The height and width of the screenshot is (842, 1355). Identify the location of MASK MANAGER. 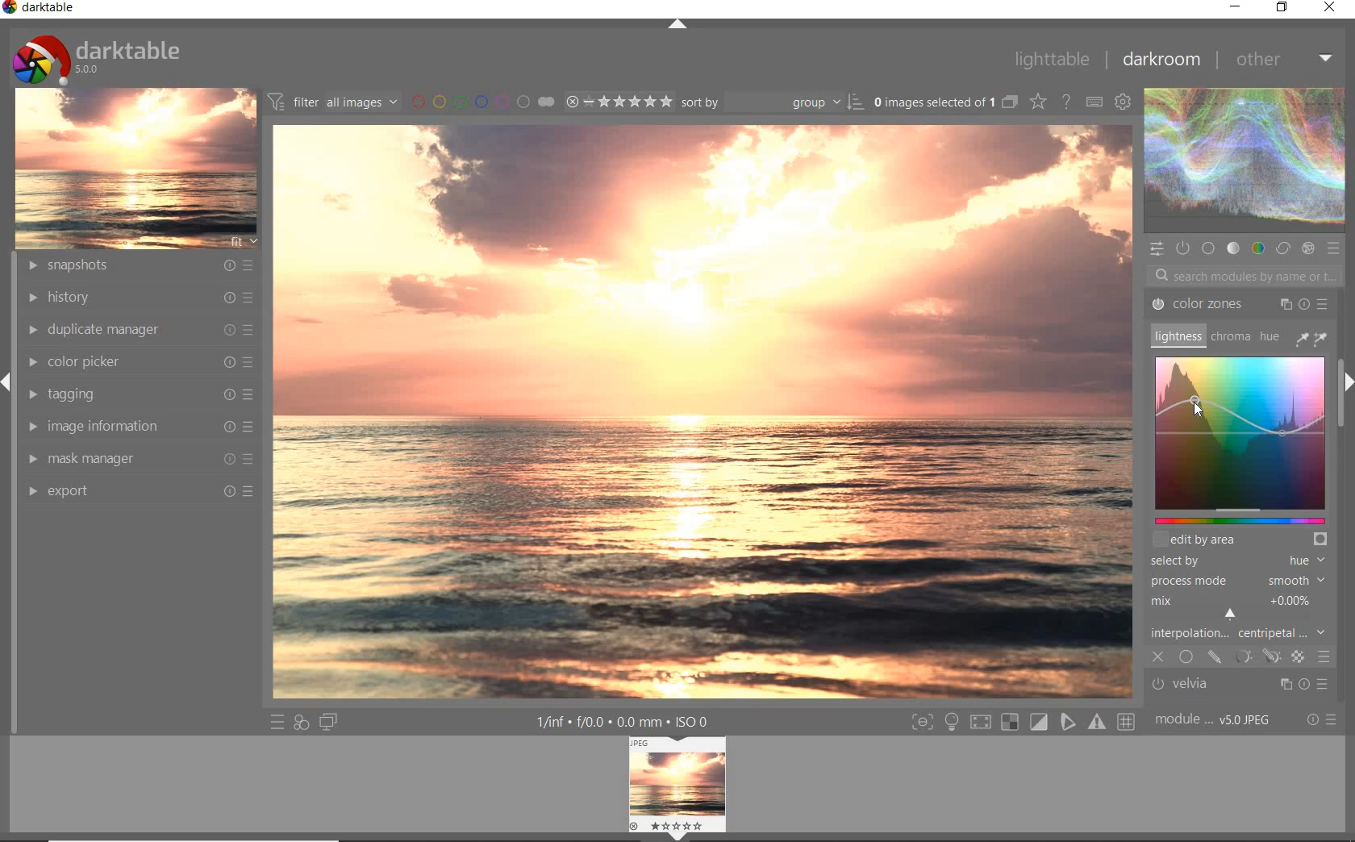
(139, 458).